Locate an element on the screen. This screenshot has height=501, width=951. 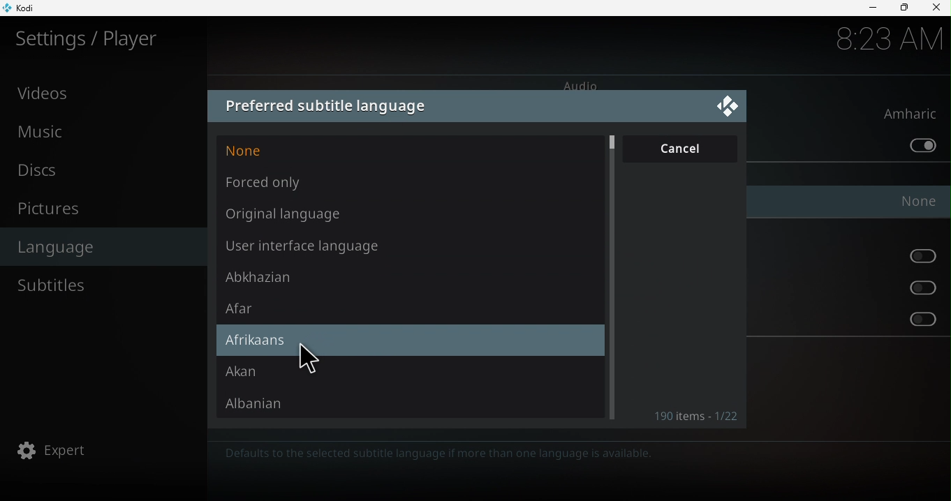
Prefer default audio stream is located at coordinates (920, 144).